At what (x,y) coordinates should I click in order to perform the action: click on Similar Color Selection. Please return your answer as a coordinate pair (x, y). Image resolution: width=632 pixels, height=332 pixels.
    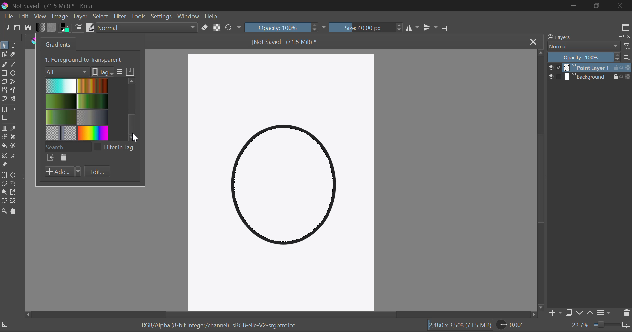
    Looking at the image, I should click on (16, 192).